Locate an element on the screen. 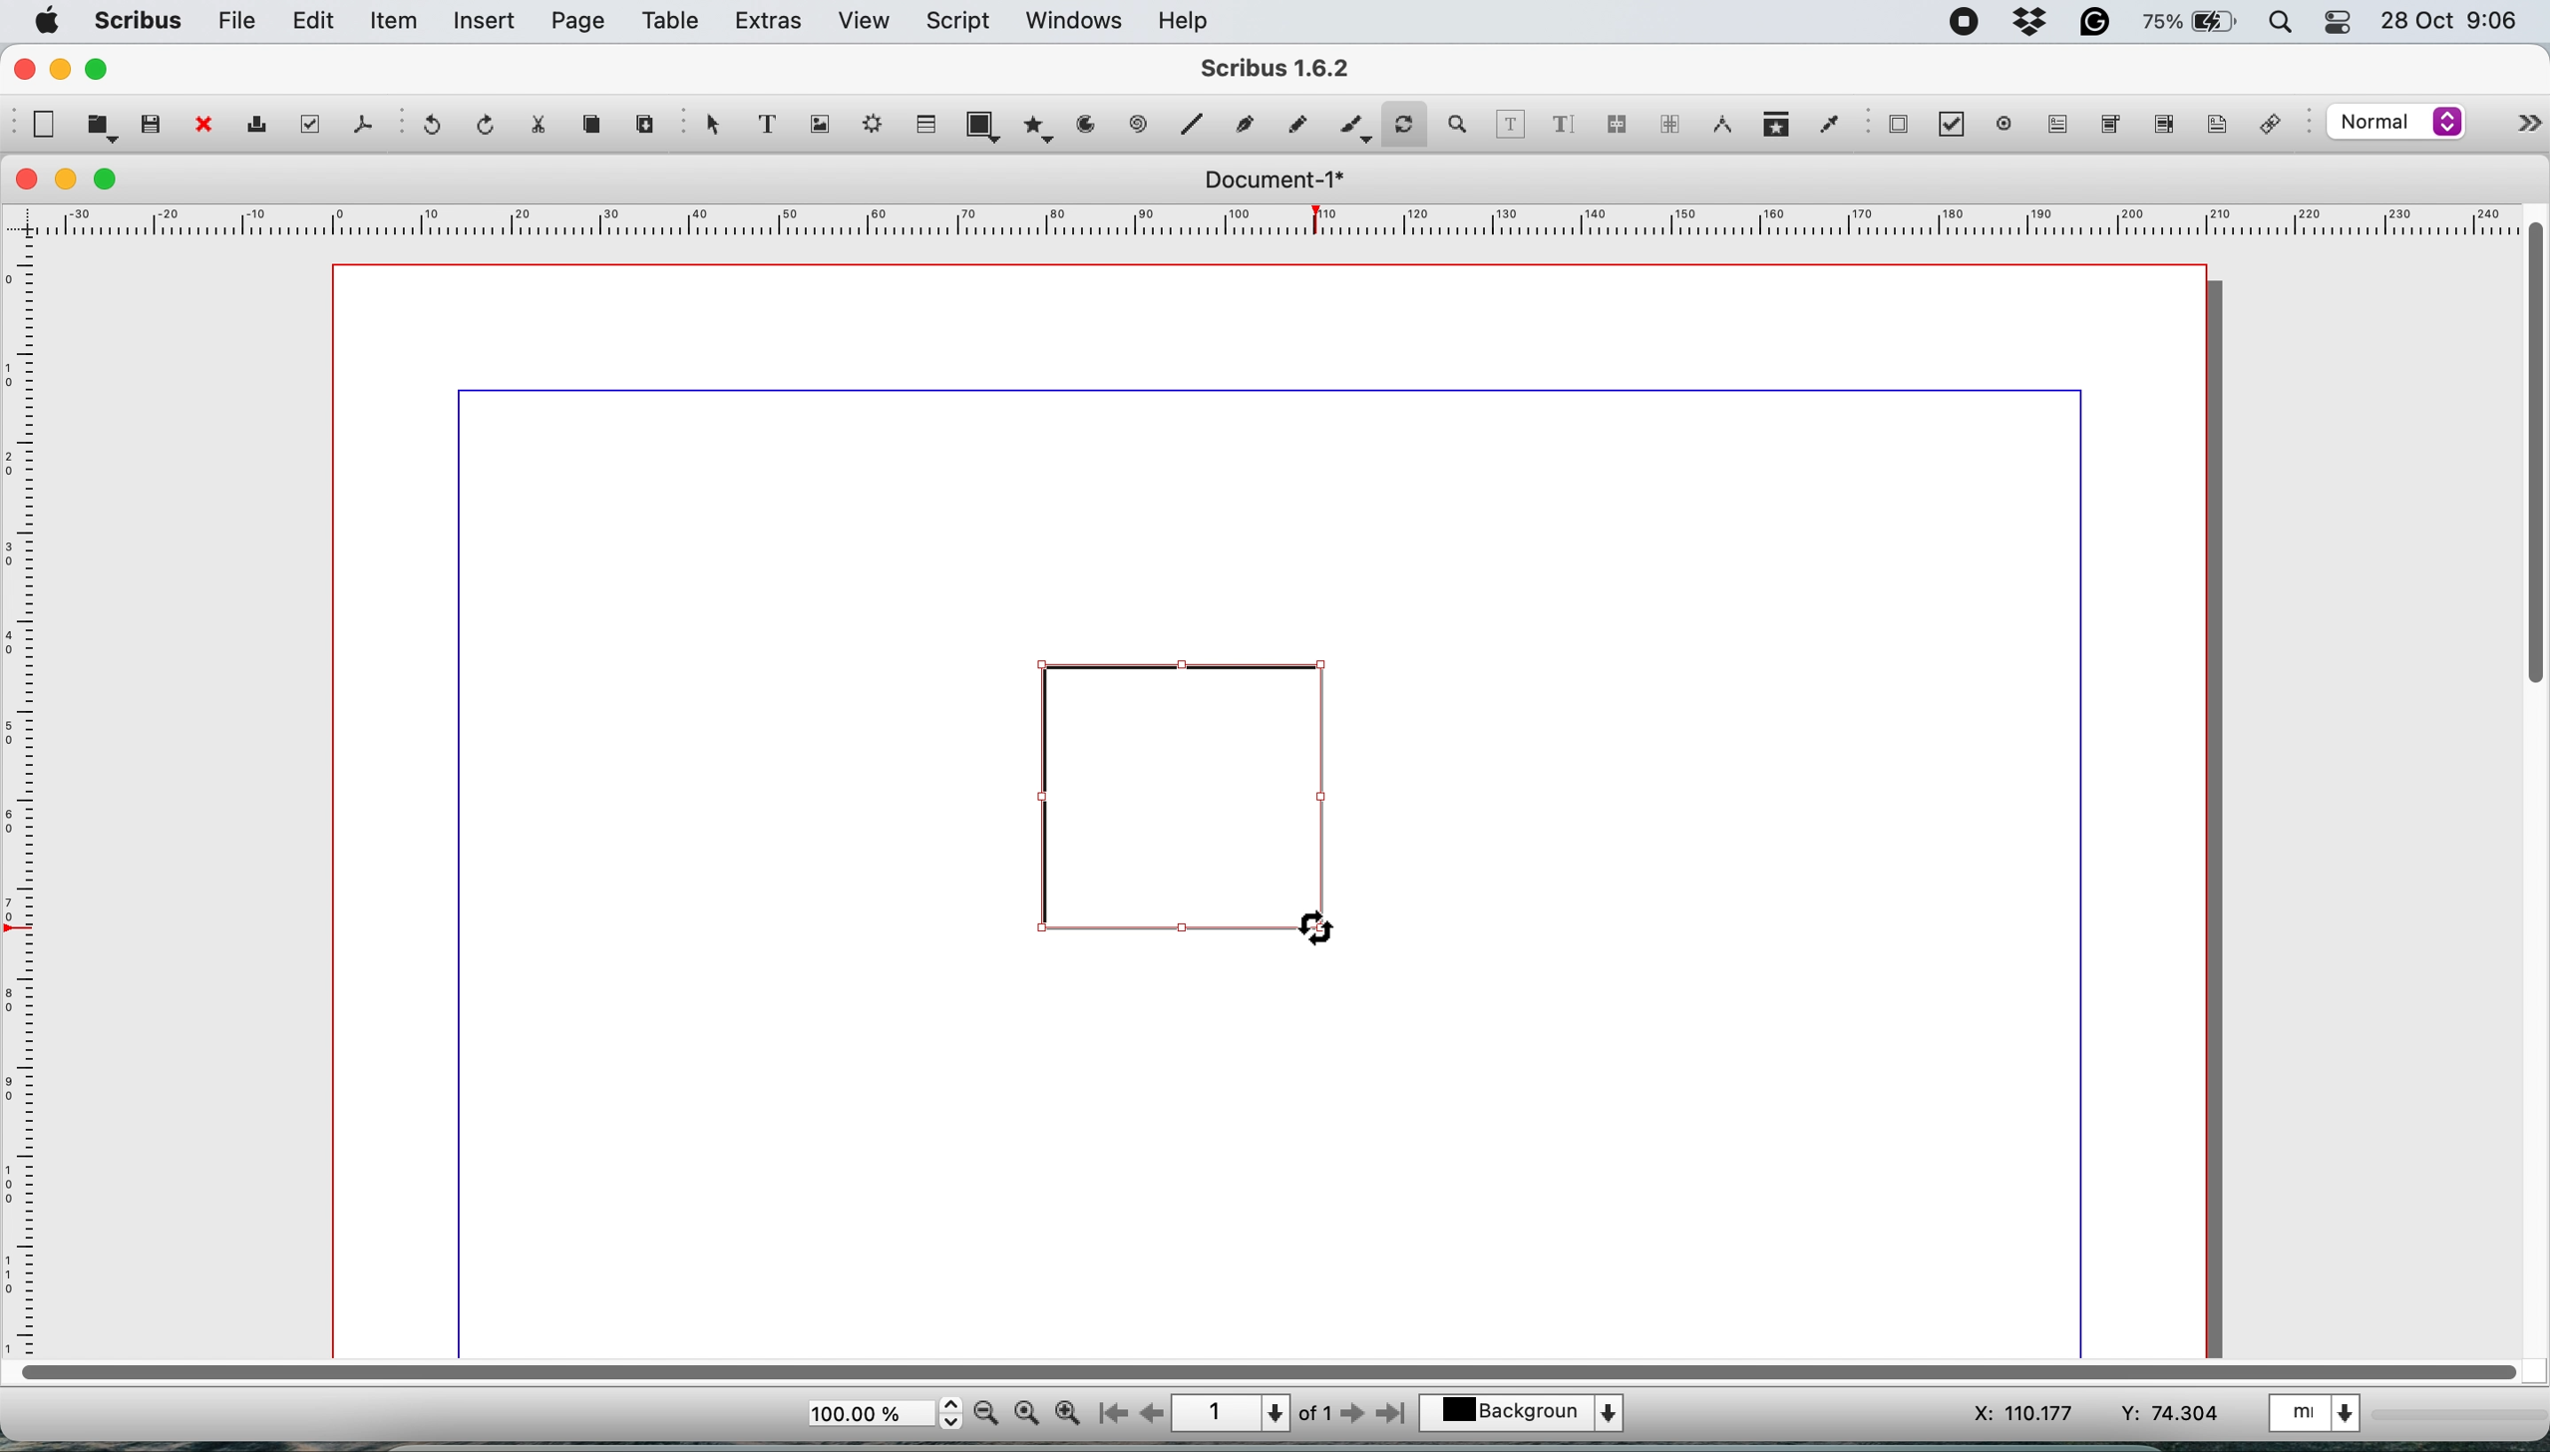 The image size is (2550, 1452). file is located at coordinates (238, 21).